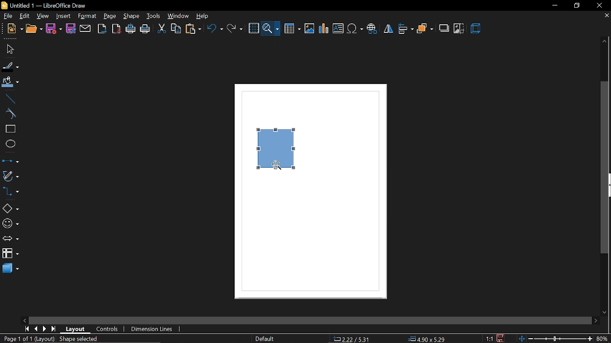 Image resolution: width=611 pixels, height=343 pixels. I want to click on ellipse, so click(9, 144).